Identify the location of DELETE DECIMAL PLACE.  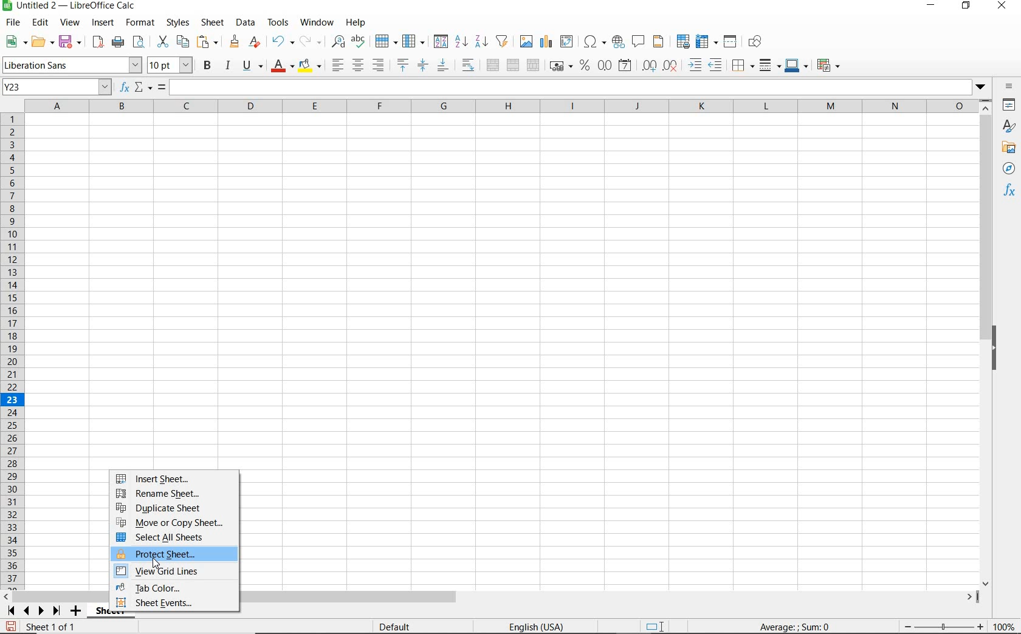
(670, 66).